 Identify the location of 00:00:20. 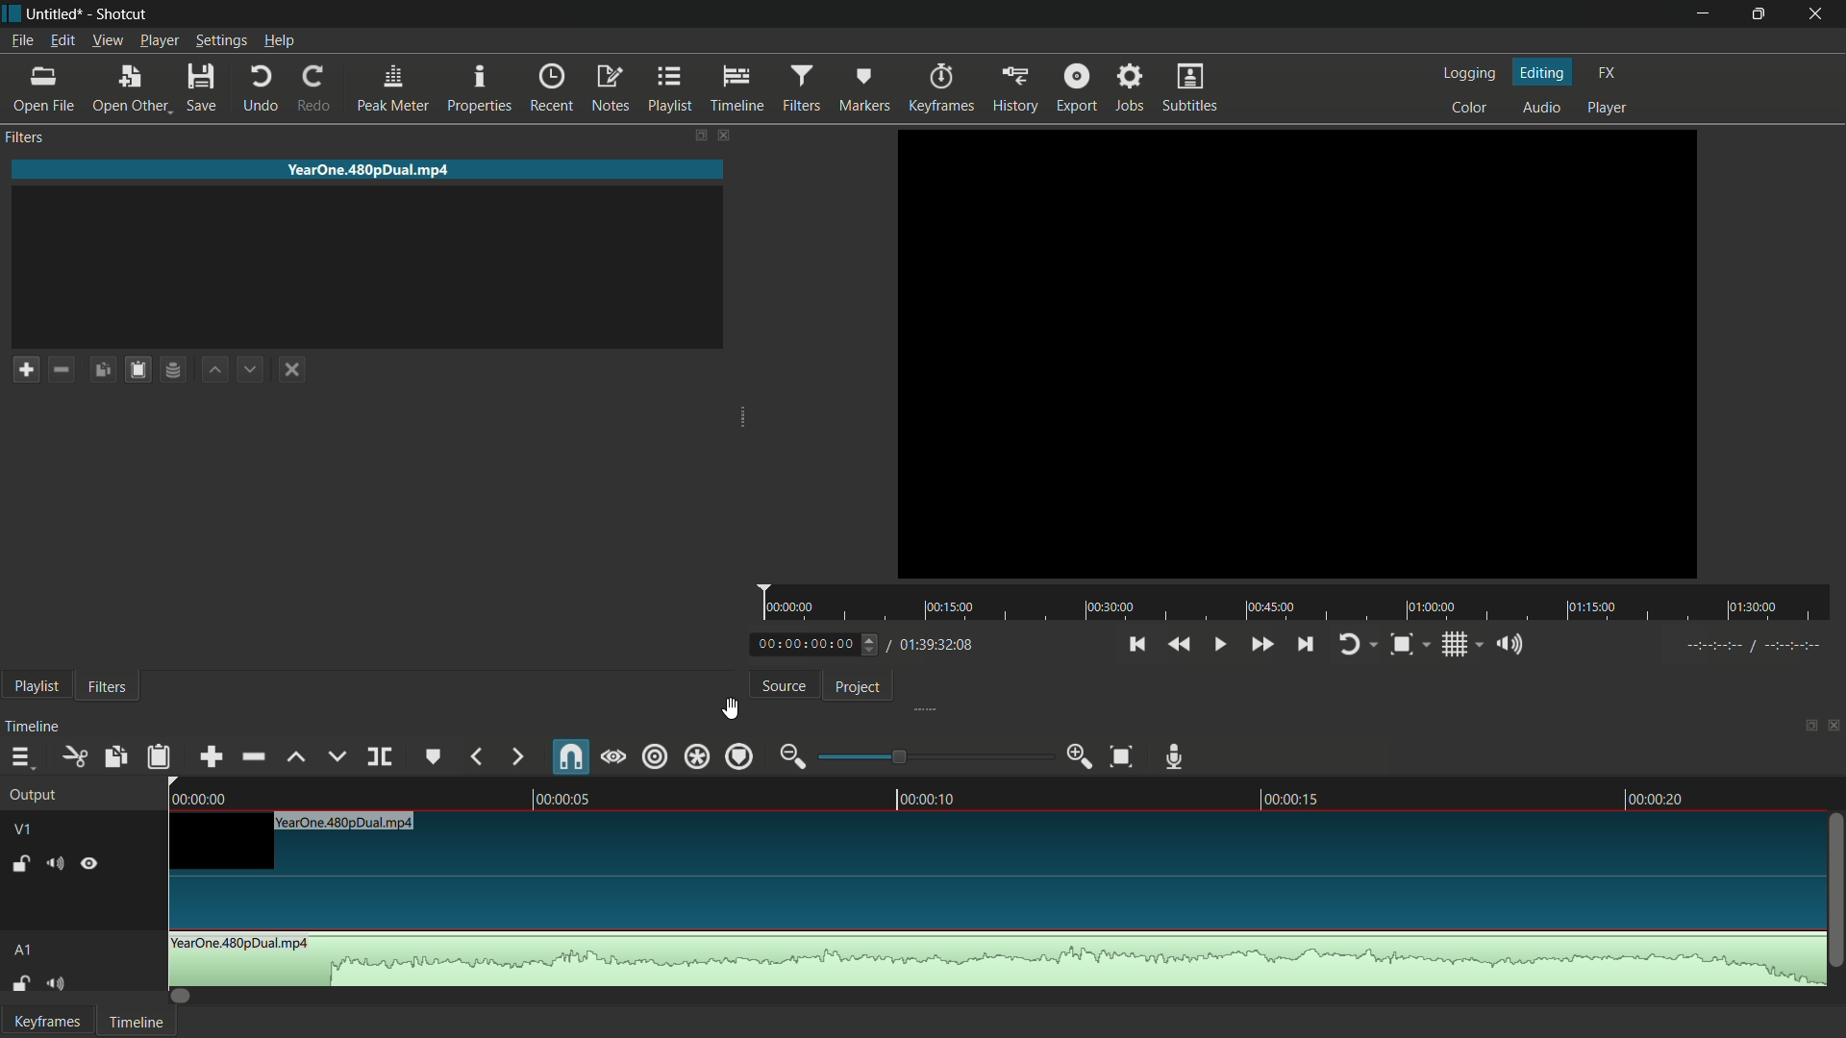
(1657, 800).